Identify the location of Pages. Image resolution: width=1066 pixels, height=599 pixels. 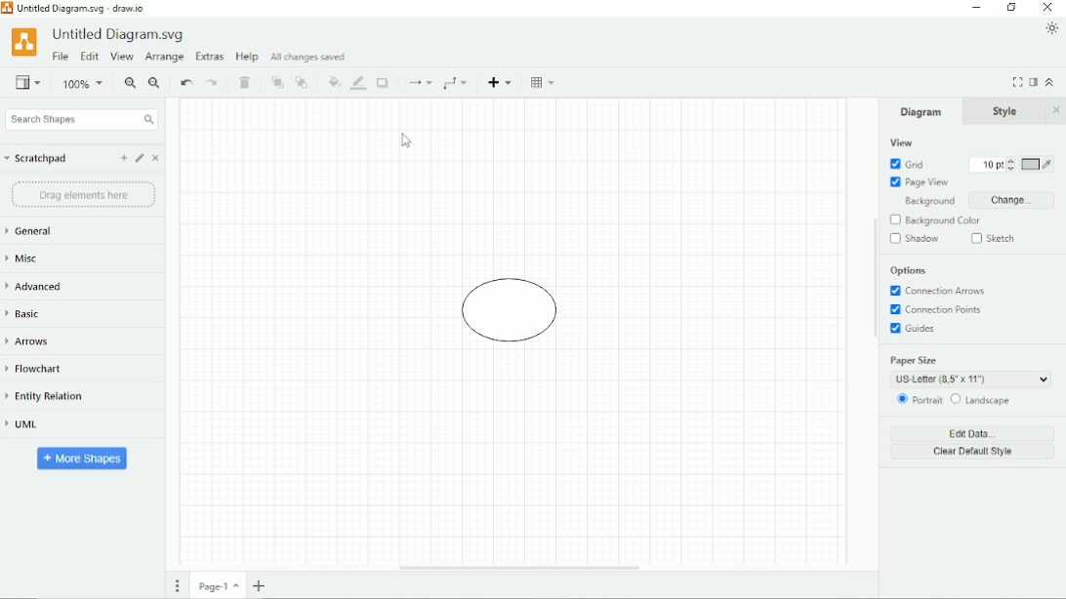
(178, 587).